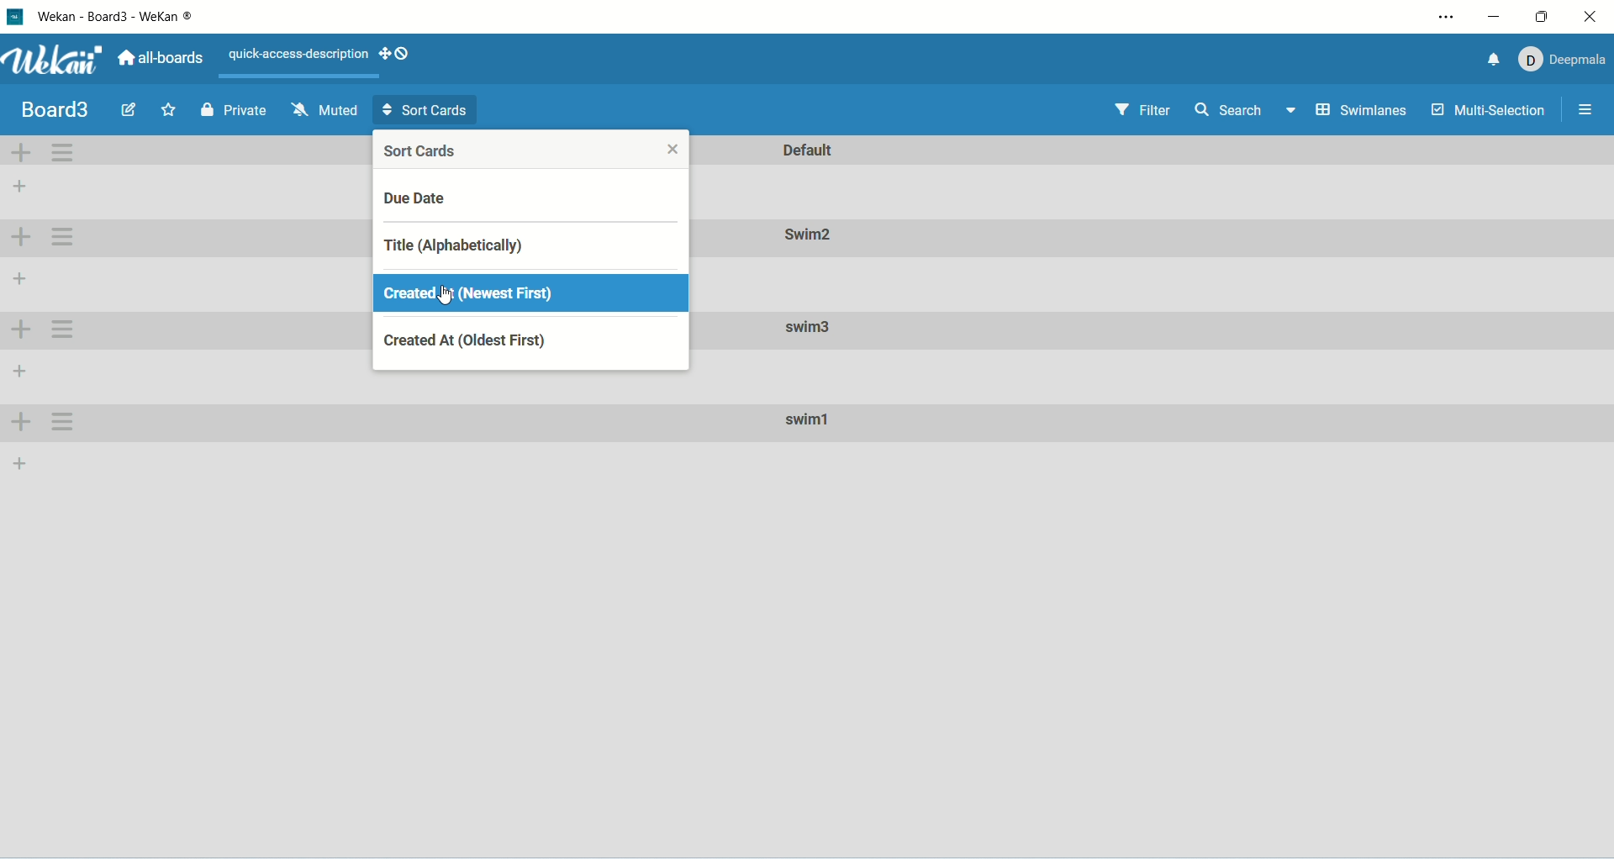 The height and width of the screenshot is (859, 1614). What do you see at coordinates (444, 294) in the screenshot?
I see `cursor` at bounding box center [444, 294].